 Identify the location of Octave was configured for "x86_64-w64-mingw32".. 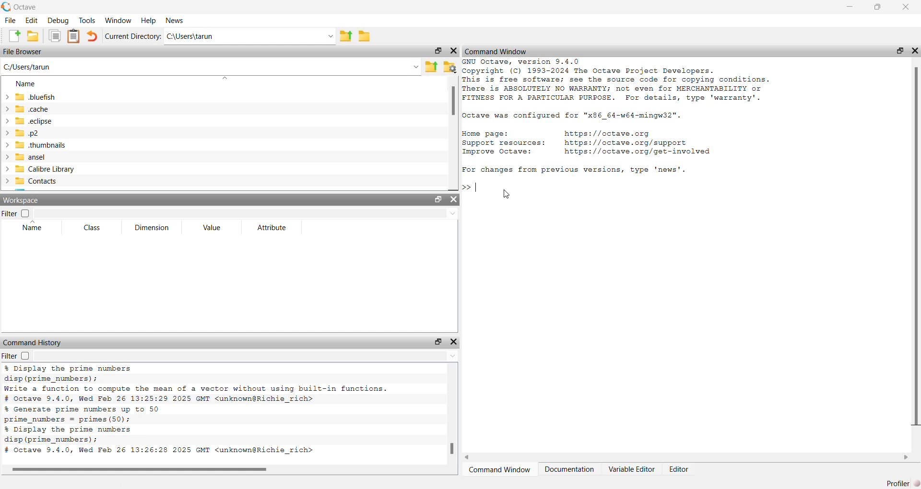
(575, 116).